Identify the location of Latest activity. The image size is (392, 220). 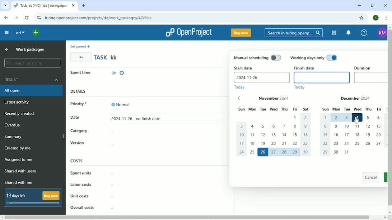
(18, 103).